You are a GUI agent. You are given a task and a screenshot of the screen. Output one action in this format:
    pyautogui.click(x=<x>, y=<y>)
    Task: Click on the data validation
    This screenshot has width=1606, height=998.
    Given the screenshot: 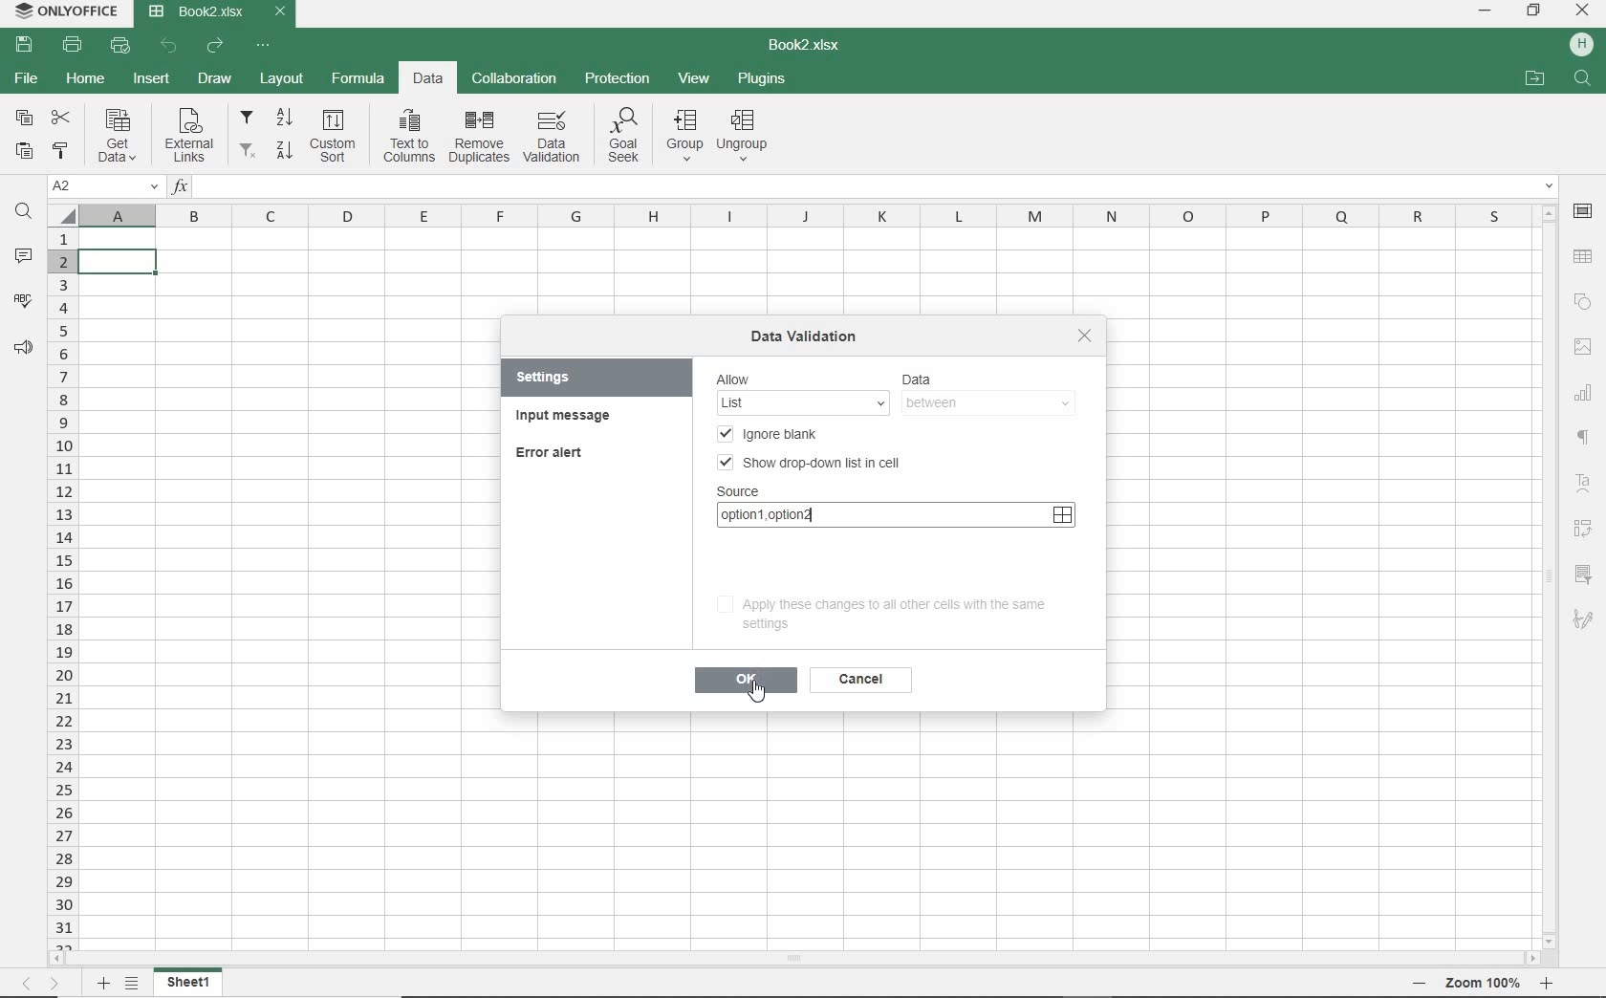 What is the action you would take?
    pyautogui.click(x=808, y=334)
    